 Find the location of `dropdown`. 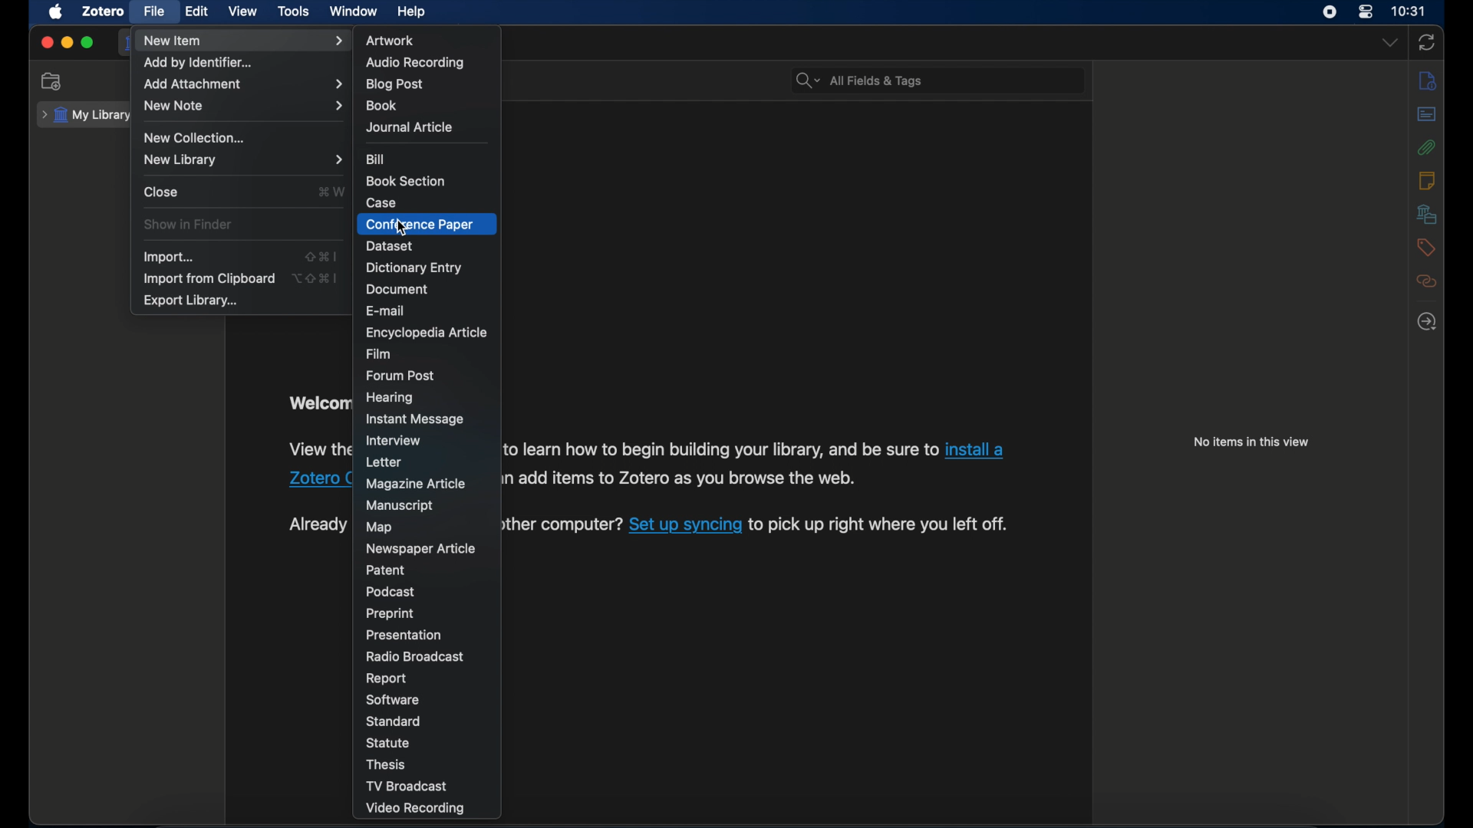

dropdown is located at coordinates (1391, 43).